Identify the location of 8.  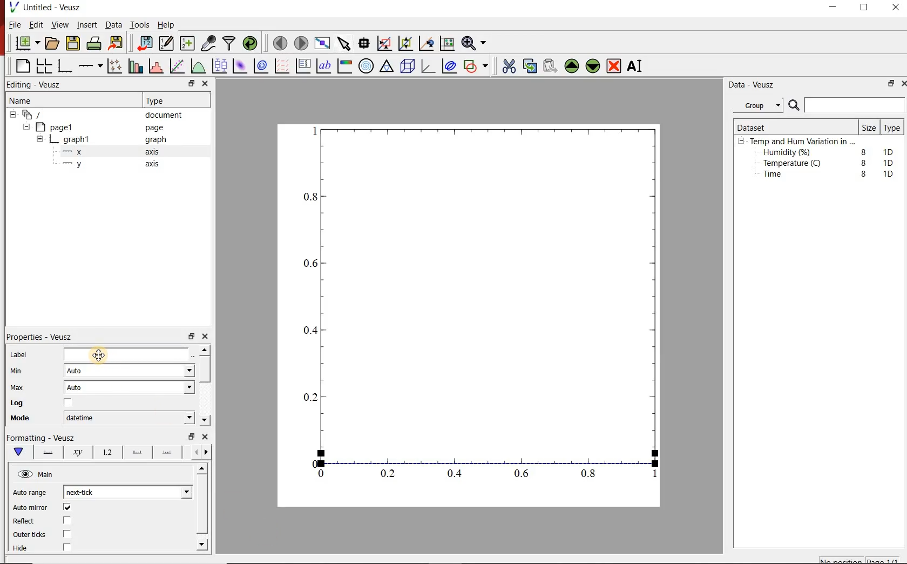
(862, 150).